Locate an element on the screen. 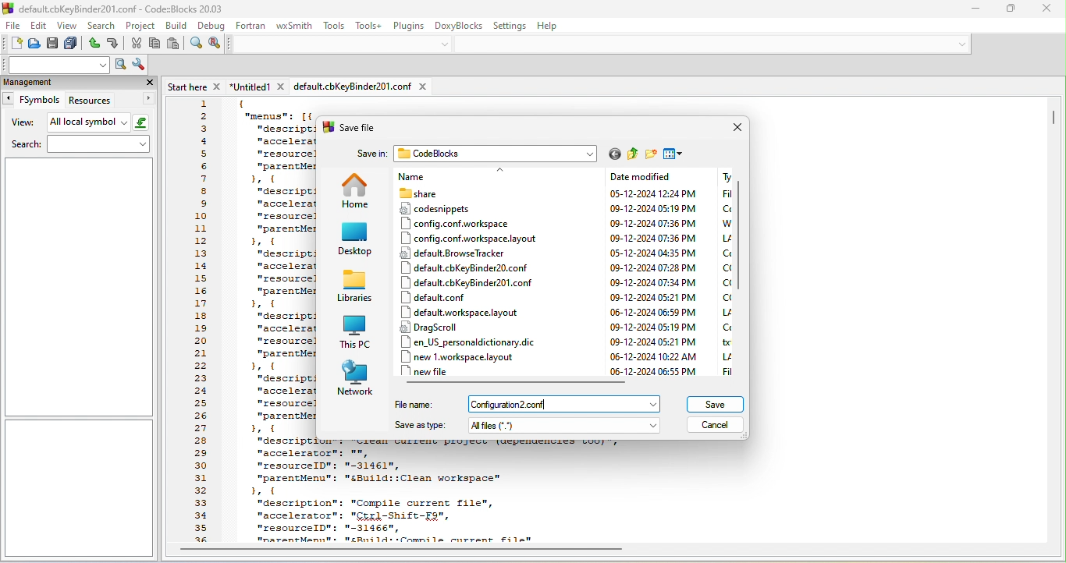 The height and width of the screenshot is (563, 1066). horizontal scroll bar is located at coordinates (401, 550).